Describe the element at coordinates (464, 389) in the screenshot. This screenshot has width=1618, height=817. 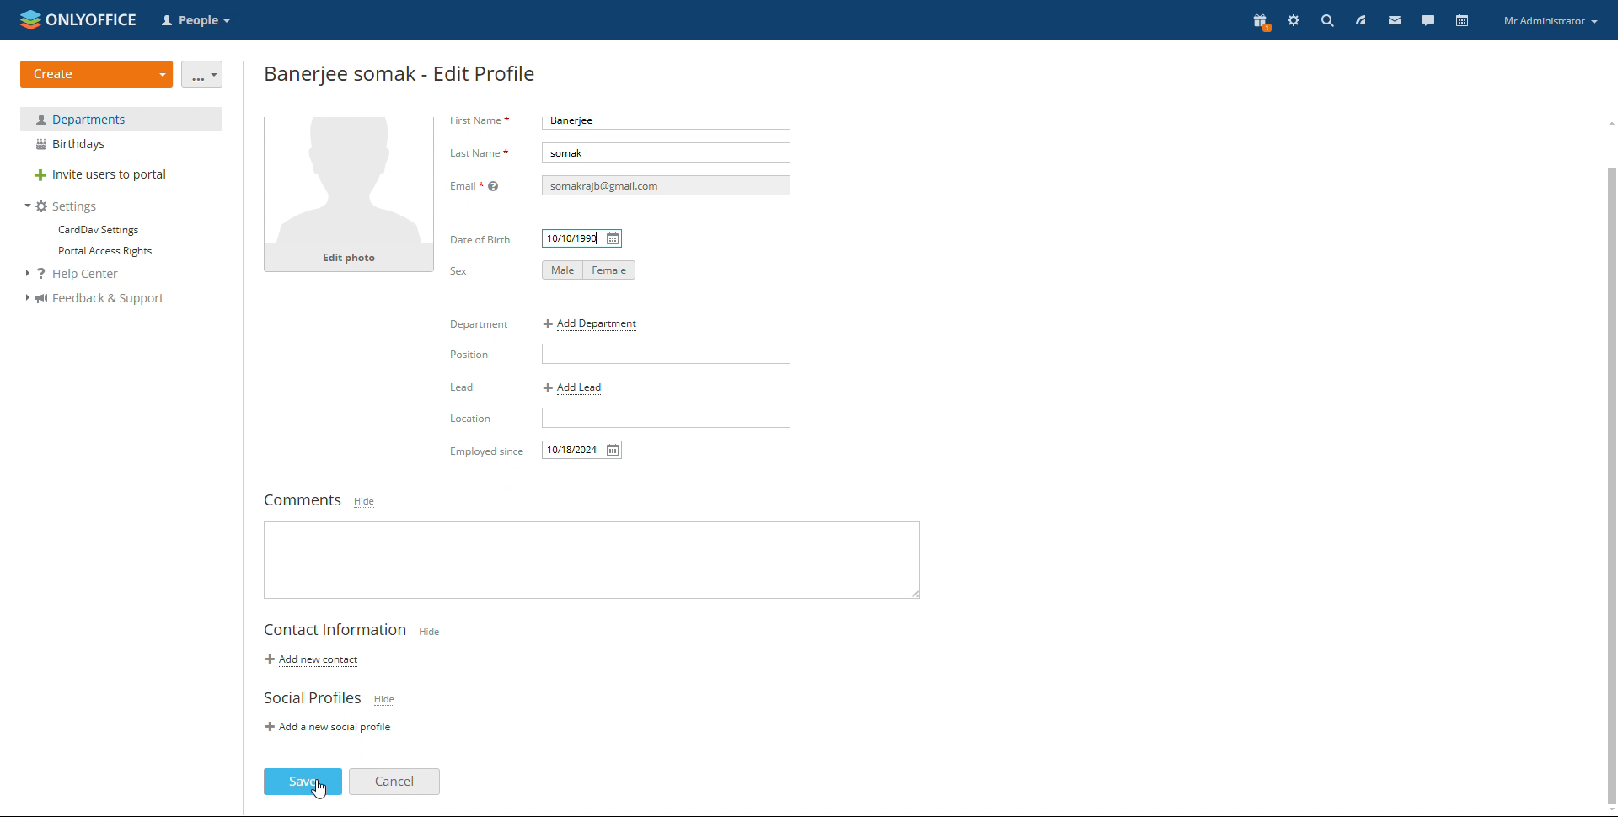
I see `Position` at that location.